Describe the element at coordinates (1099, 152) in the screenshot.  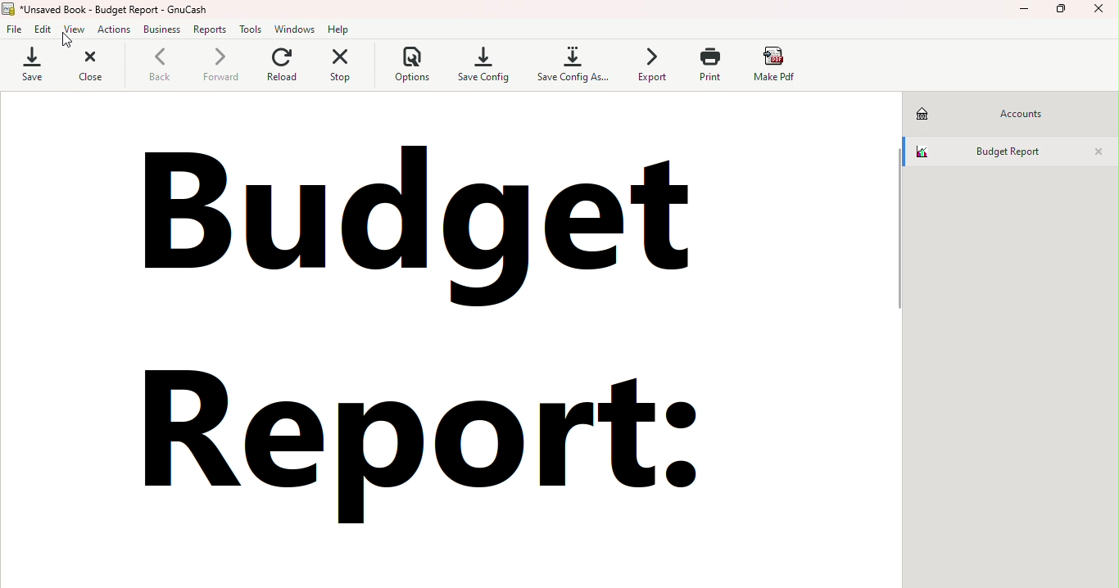
I see `Close` at that location.